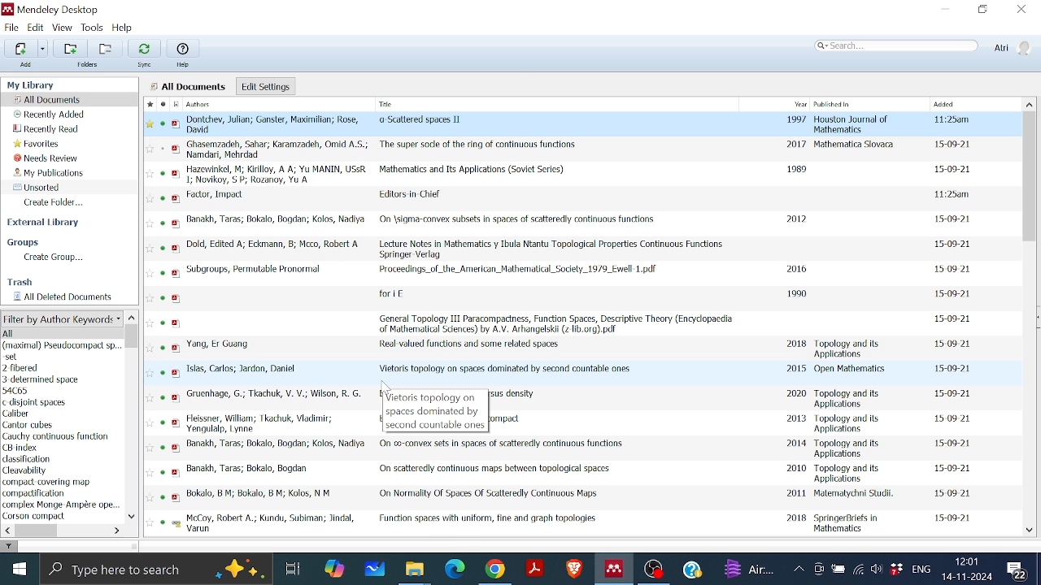 This screenshot has height=585, width=1041. What do you see at coordinates (374, 570) in the screenshot?
I see `Whiteboard` at bounding box center [374, 570].